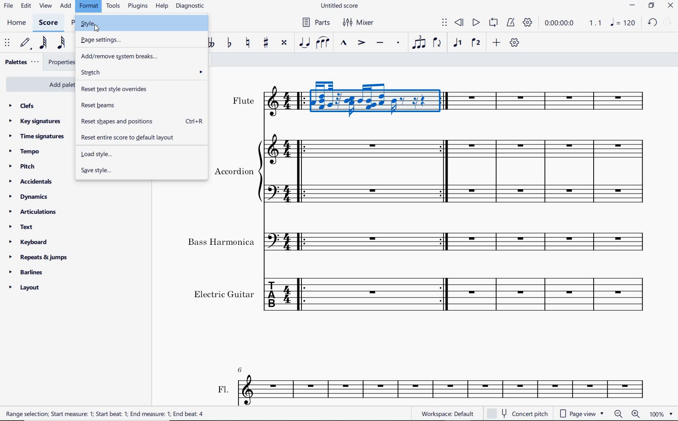 This screenshot has height=421, width=678. Describe the element at coordinates (476, 23) in the screenshot. I see `play` at that location.